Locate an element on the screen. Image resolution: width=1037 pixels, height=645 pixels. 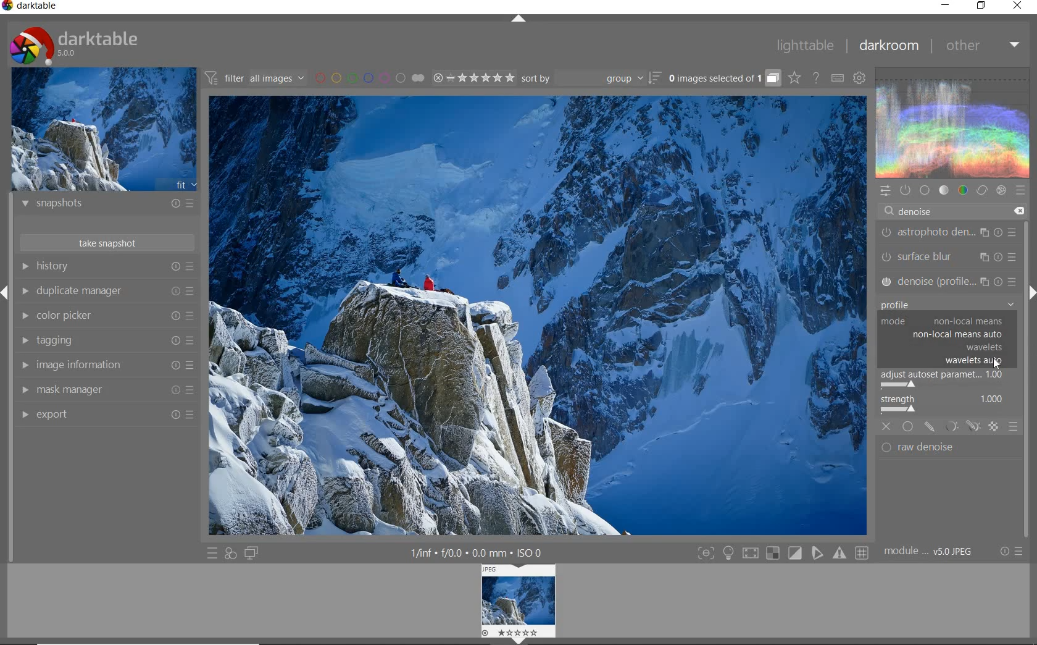
duplicate manager is located at coordinates (106, 291).